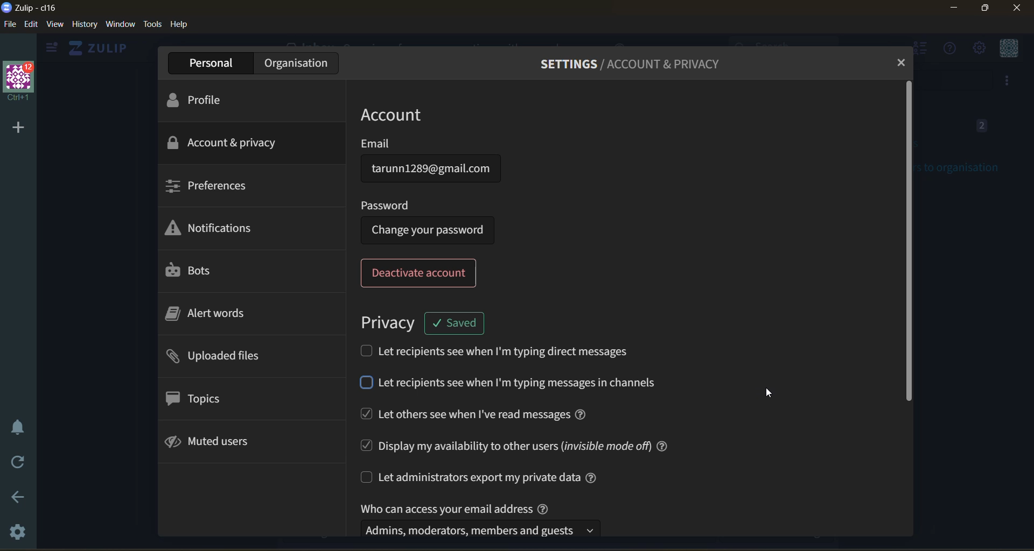 Image resolution: width=1034 pixels, height=551 pixels. Describe the element at coordinates (504, 350) in the screenshot. I see `(unchecked) let recepients see when I'm typing direct messages` at that location.